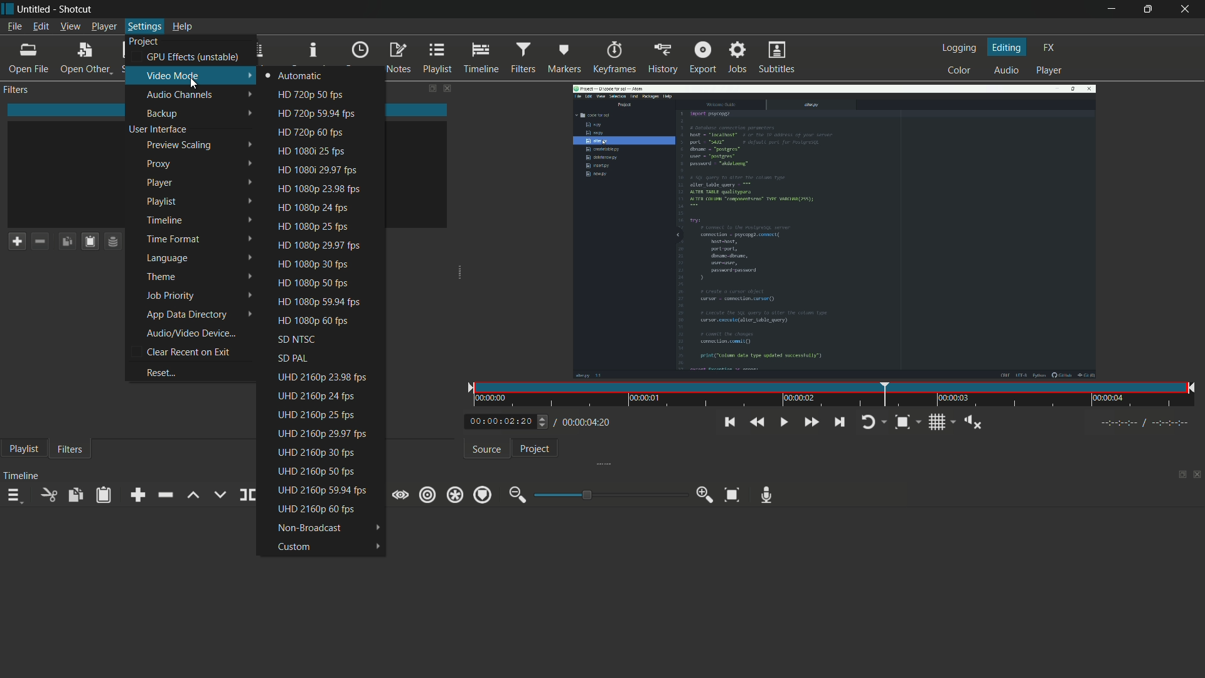 The width and height of the screenshot is (1205, 678). I want to click on hd 1080p 60 fps, so click(321, 320).